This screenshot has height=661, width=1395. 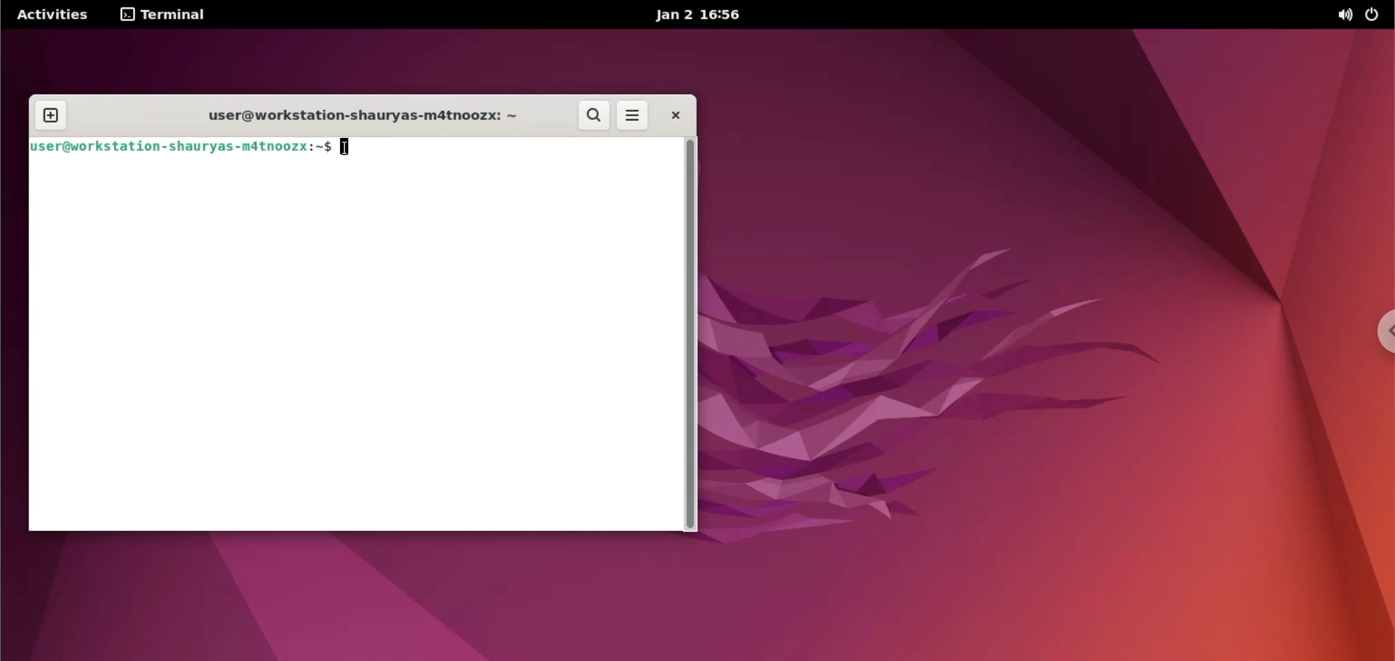 What do you see at coordinates (345, 147) in the screenshot?
I see `cursor` at bounding box center [345, 147].